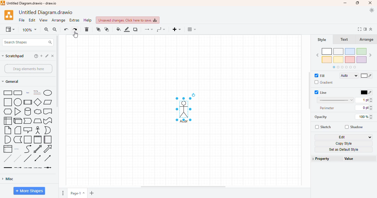 Image resolution: width=377 pixels, height=198 pixels. Describe the element at coordinates (18, 93) in the screenshot. I see `rounded rectangle` at that location.